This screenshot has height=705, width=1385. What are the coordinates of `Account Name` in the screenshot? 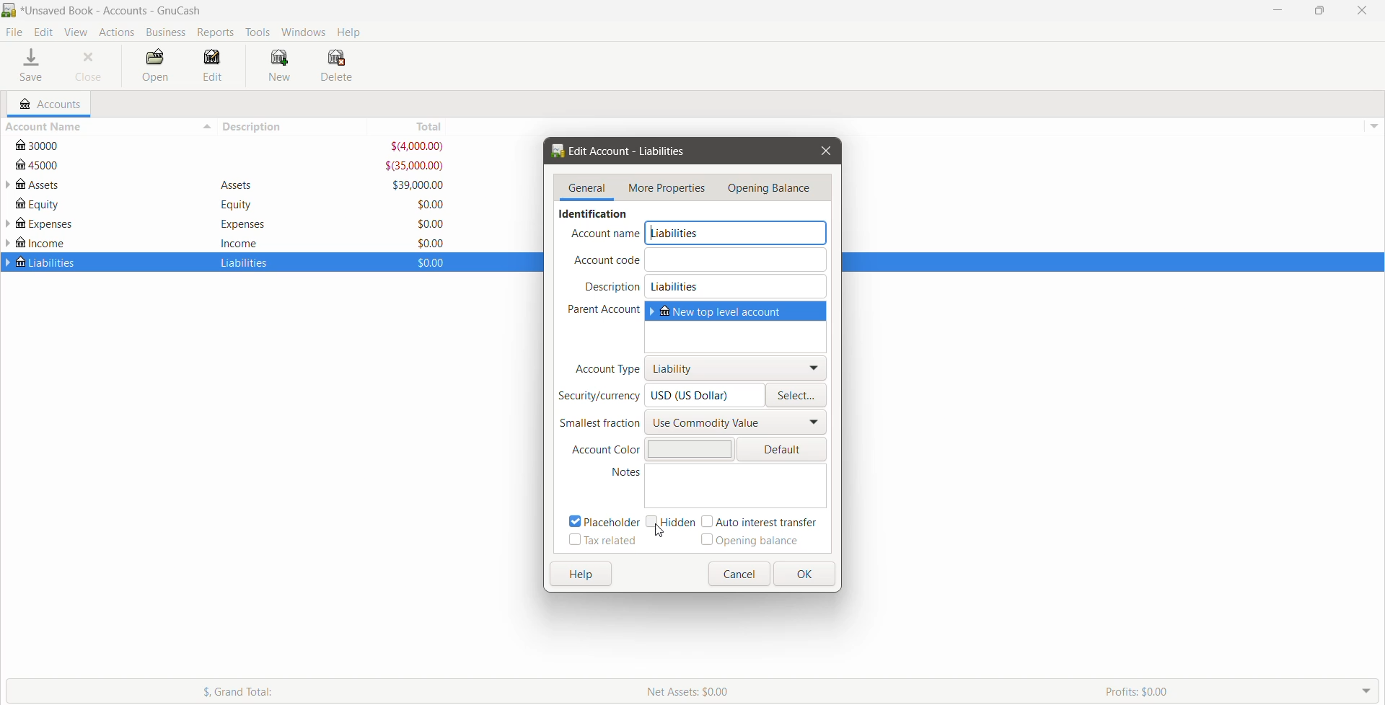 It's located at (107, 127).